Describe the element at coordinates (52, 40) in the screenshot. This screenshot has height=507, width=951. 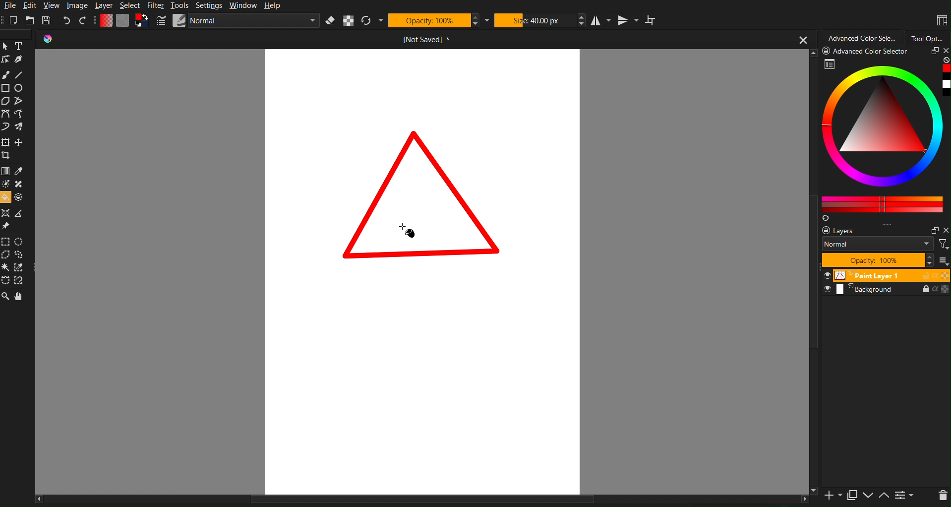
I see `icon` at that location.